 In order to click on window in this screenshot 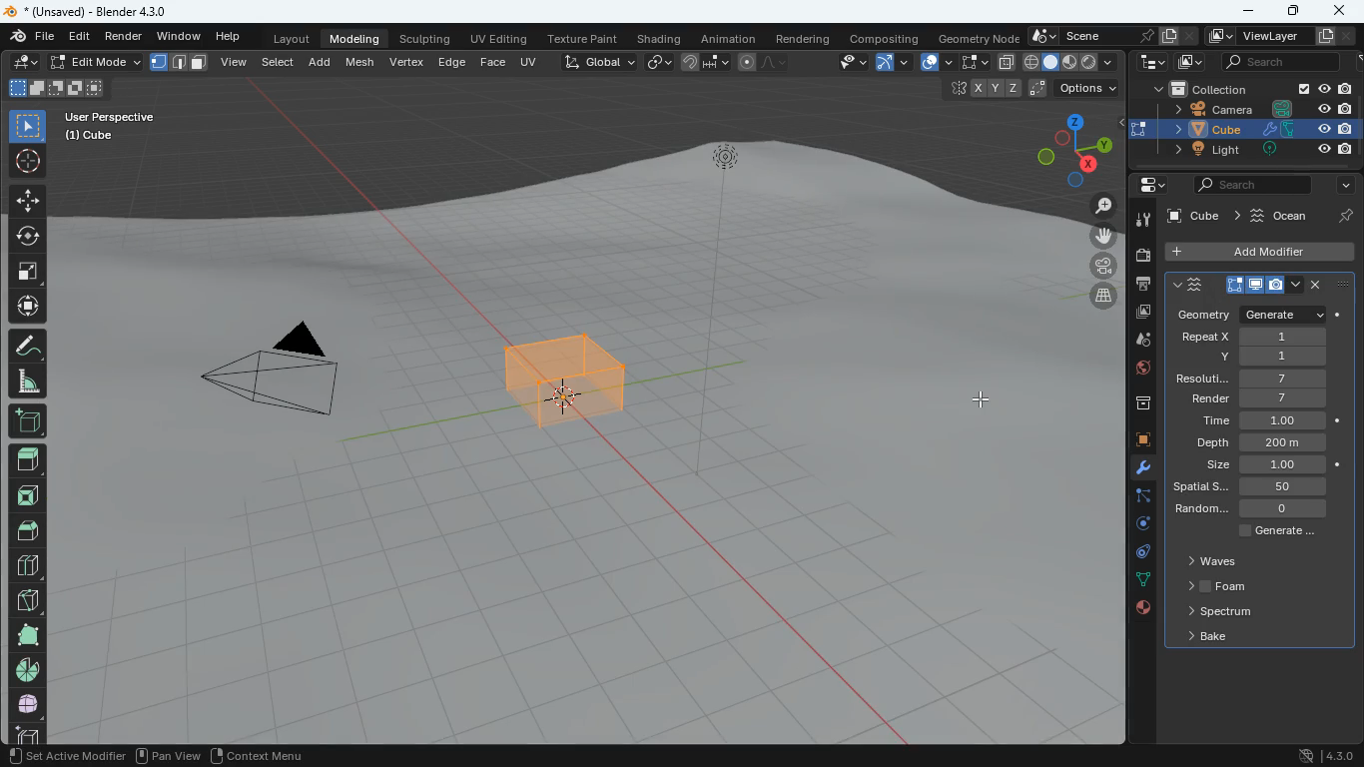, I will do `click(181, 34)`.